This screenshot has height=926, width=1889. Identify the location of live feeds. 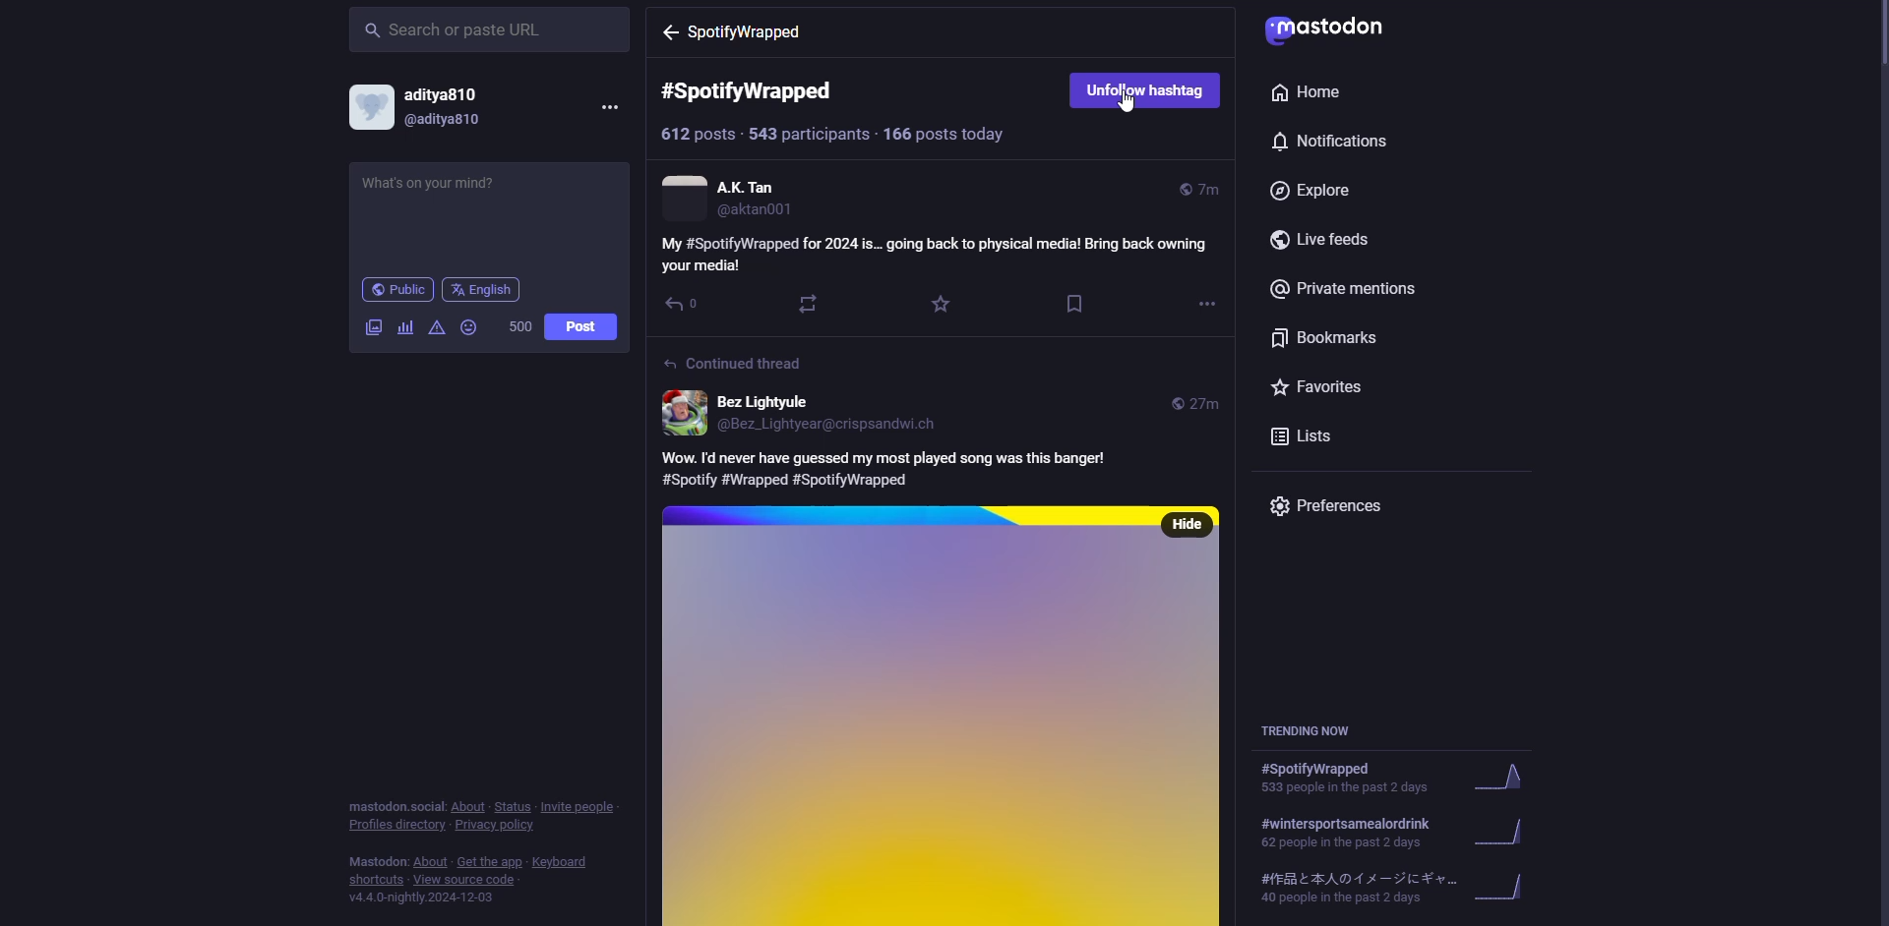
(1327, 239).